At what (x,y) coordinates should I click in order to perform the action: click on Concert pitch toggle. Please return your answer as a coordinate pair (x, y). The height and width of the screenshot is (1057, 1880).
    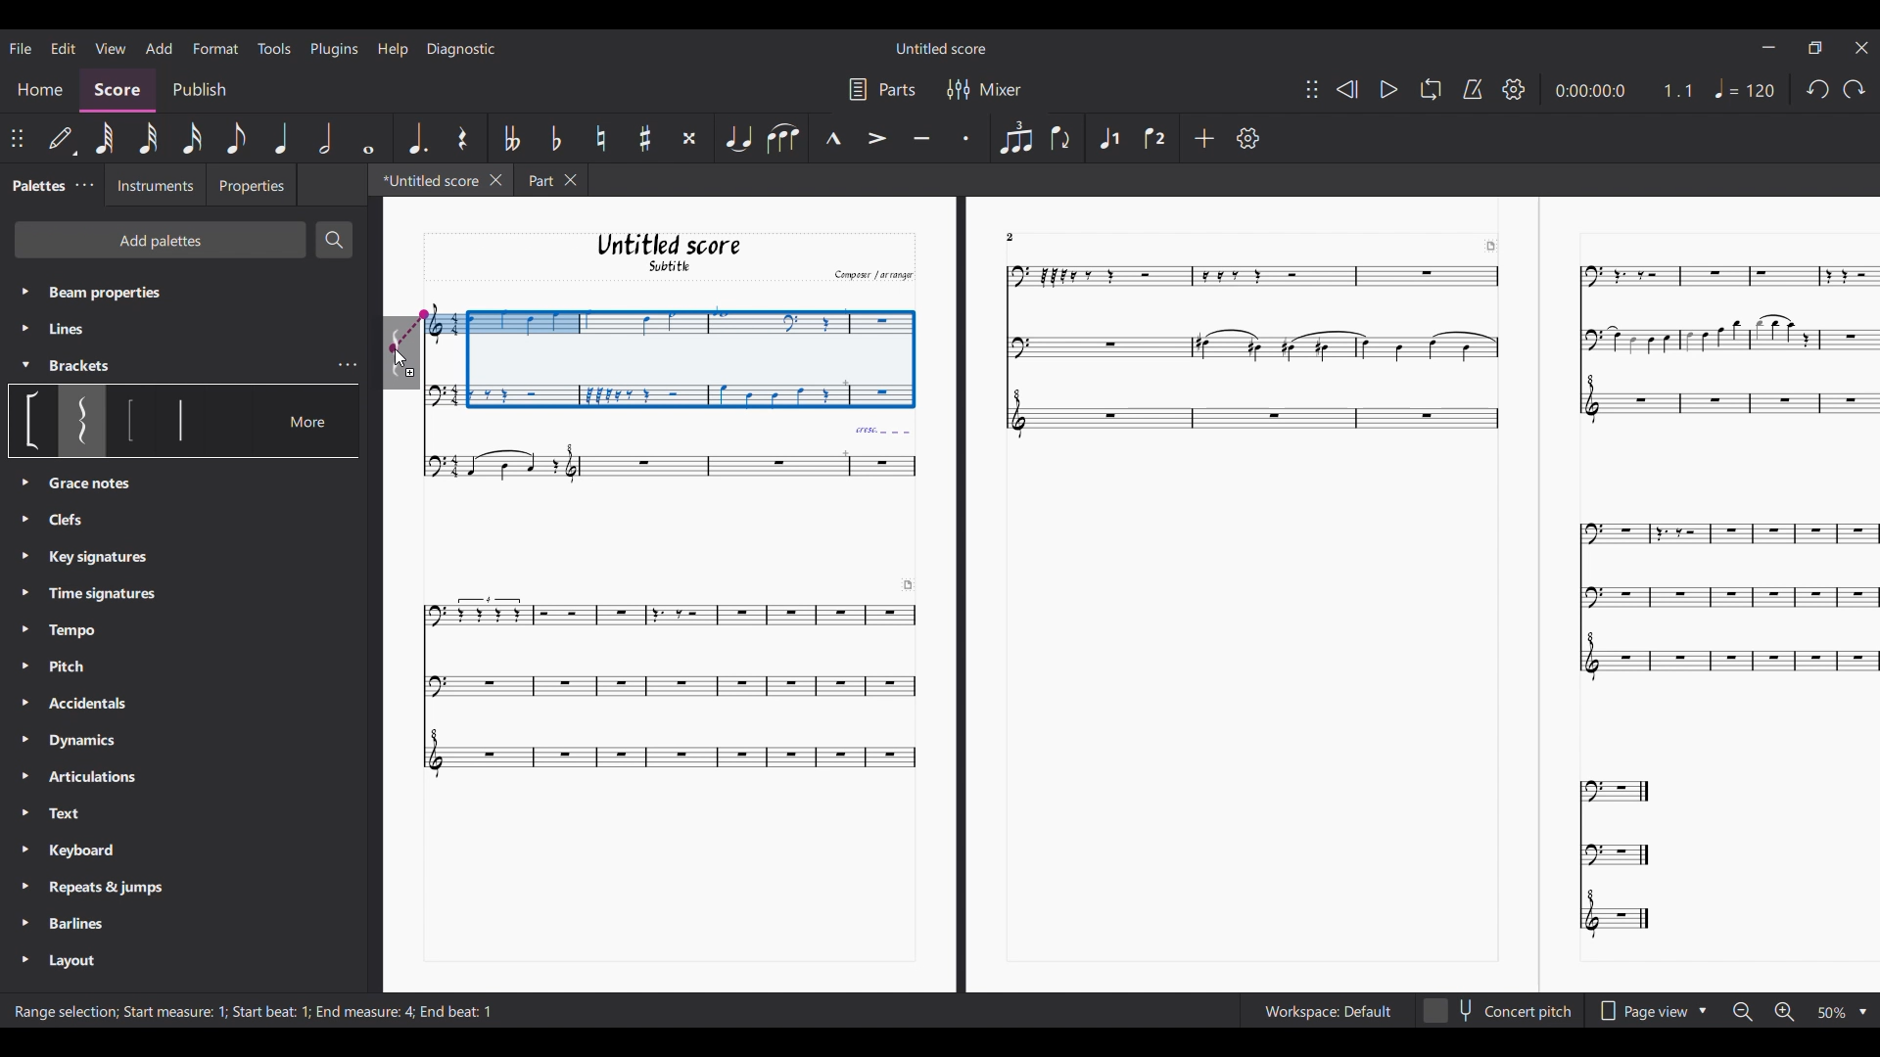
    Looking at the image, I should click on (1498, 1011).